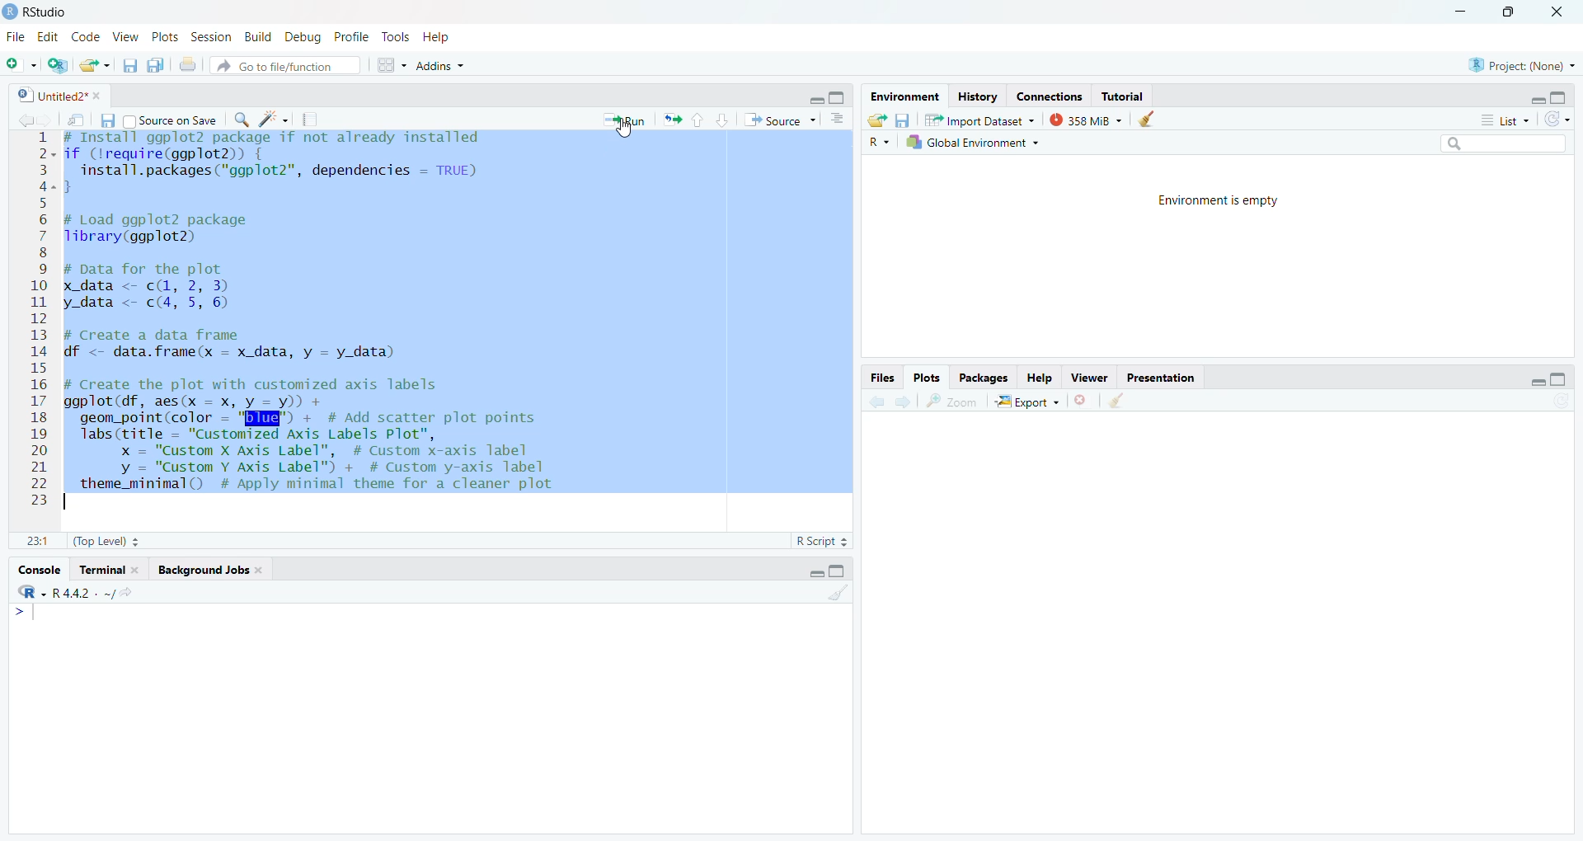  Describe the element at coordinates (1120, 403) in the screenshot. I see `clear` at that location.